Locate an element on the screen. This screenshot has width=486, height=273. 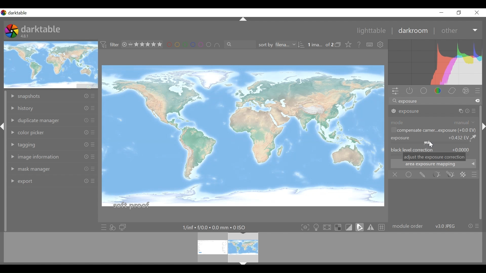
display a second darkroom image is located at coordinates (124, 227).